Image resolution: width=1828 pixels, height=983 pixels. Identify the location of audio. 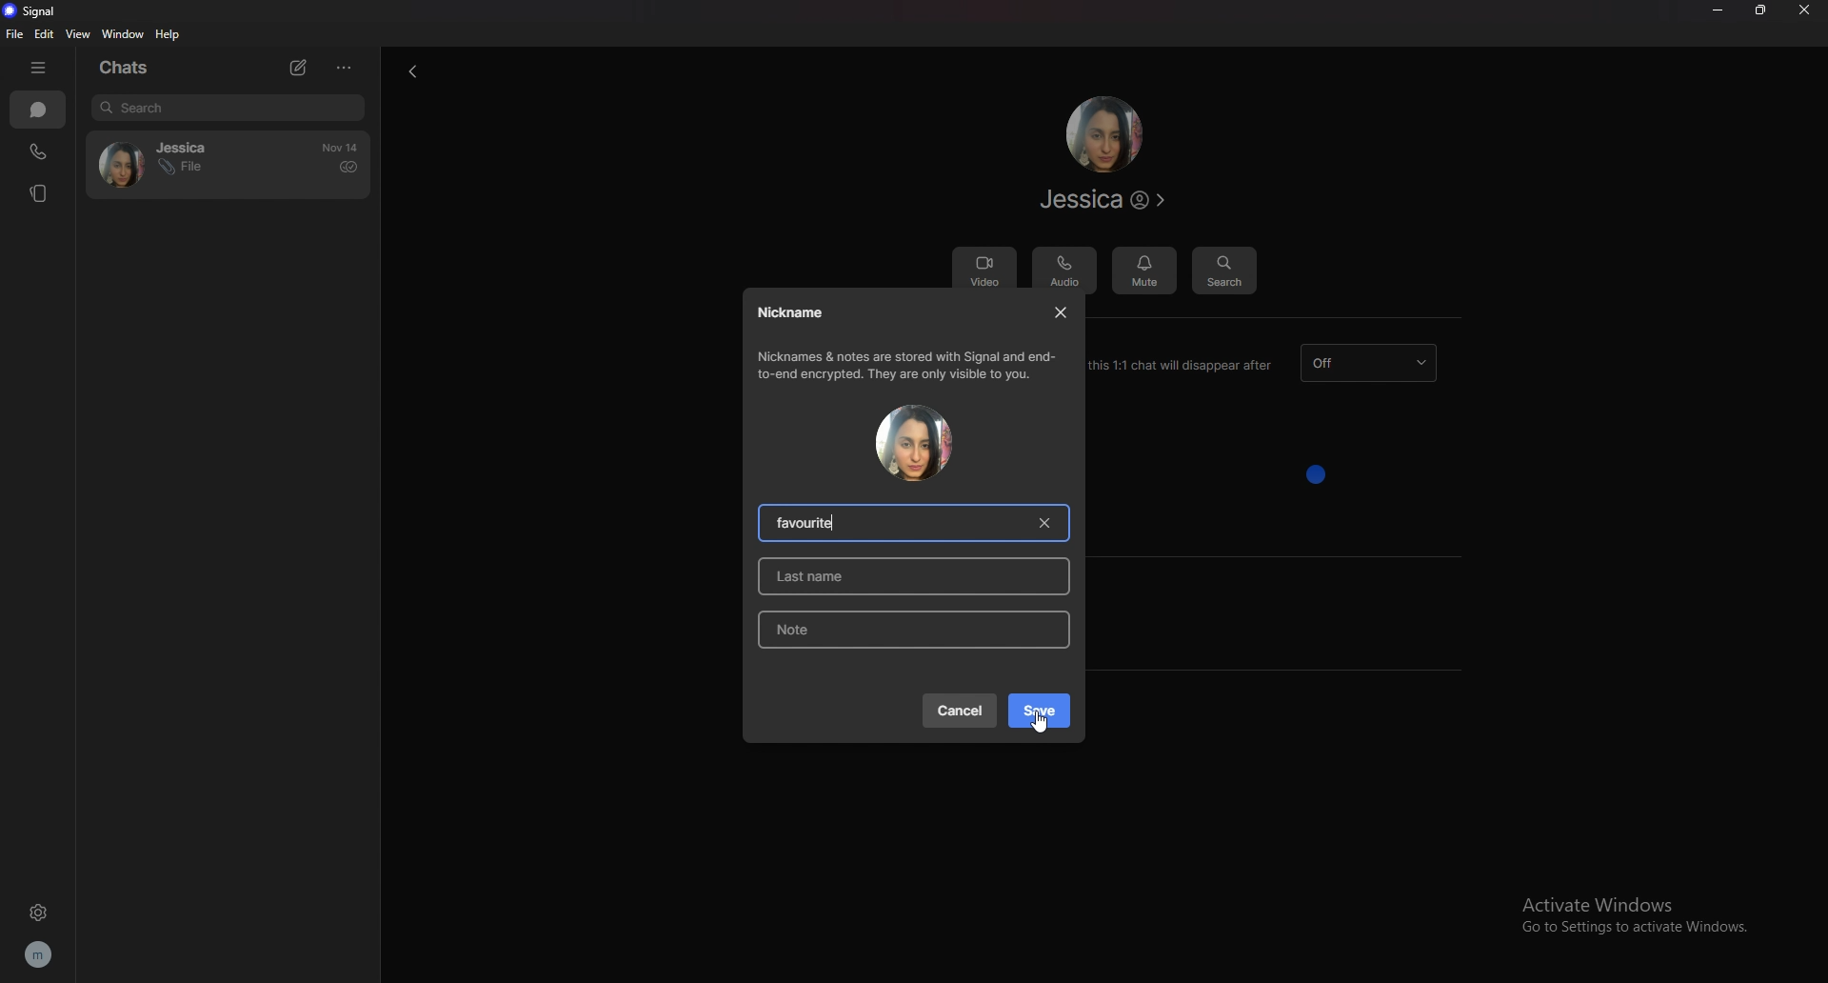
(1063, 271).